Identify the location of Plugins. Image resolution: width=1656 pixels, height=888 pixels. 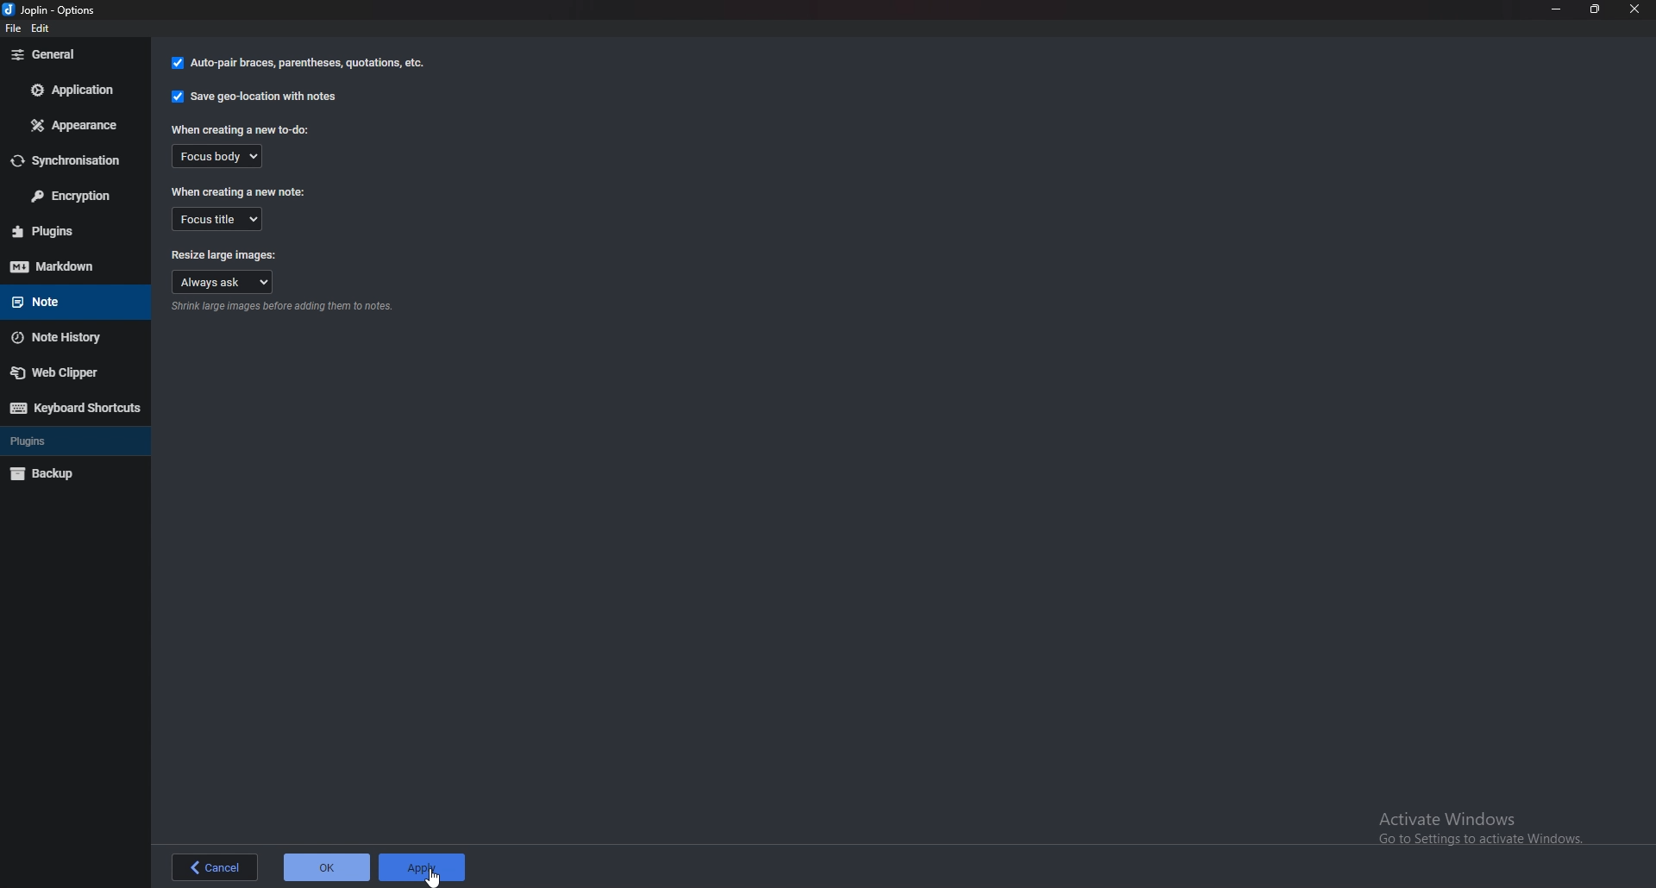
(61, 441).